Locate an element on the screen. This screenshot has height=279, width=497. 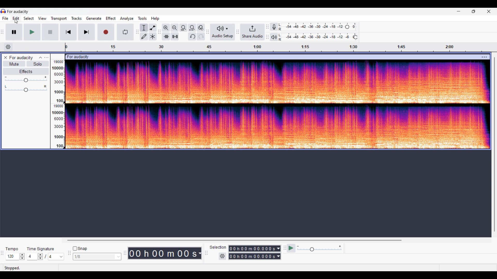
Zoom in is located at coordinates (166, 28).